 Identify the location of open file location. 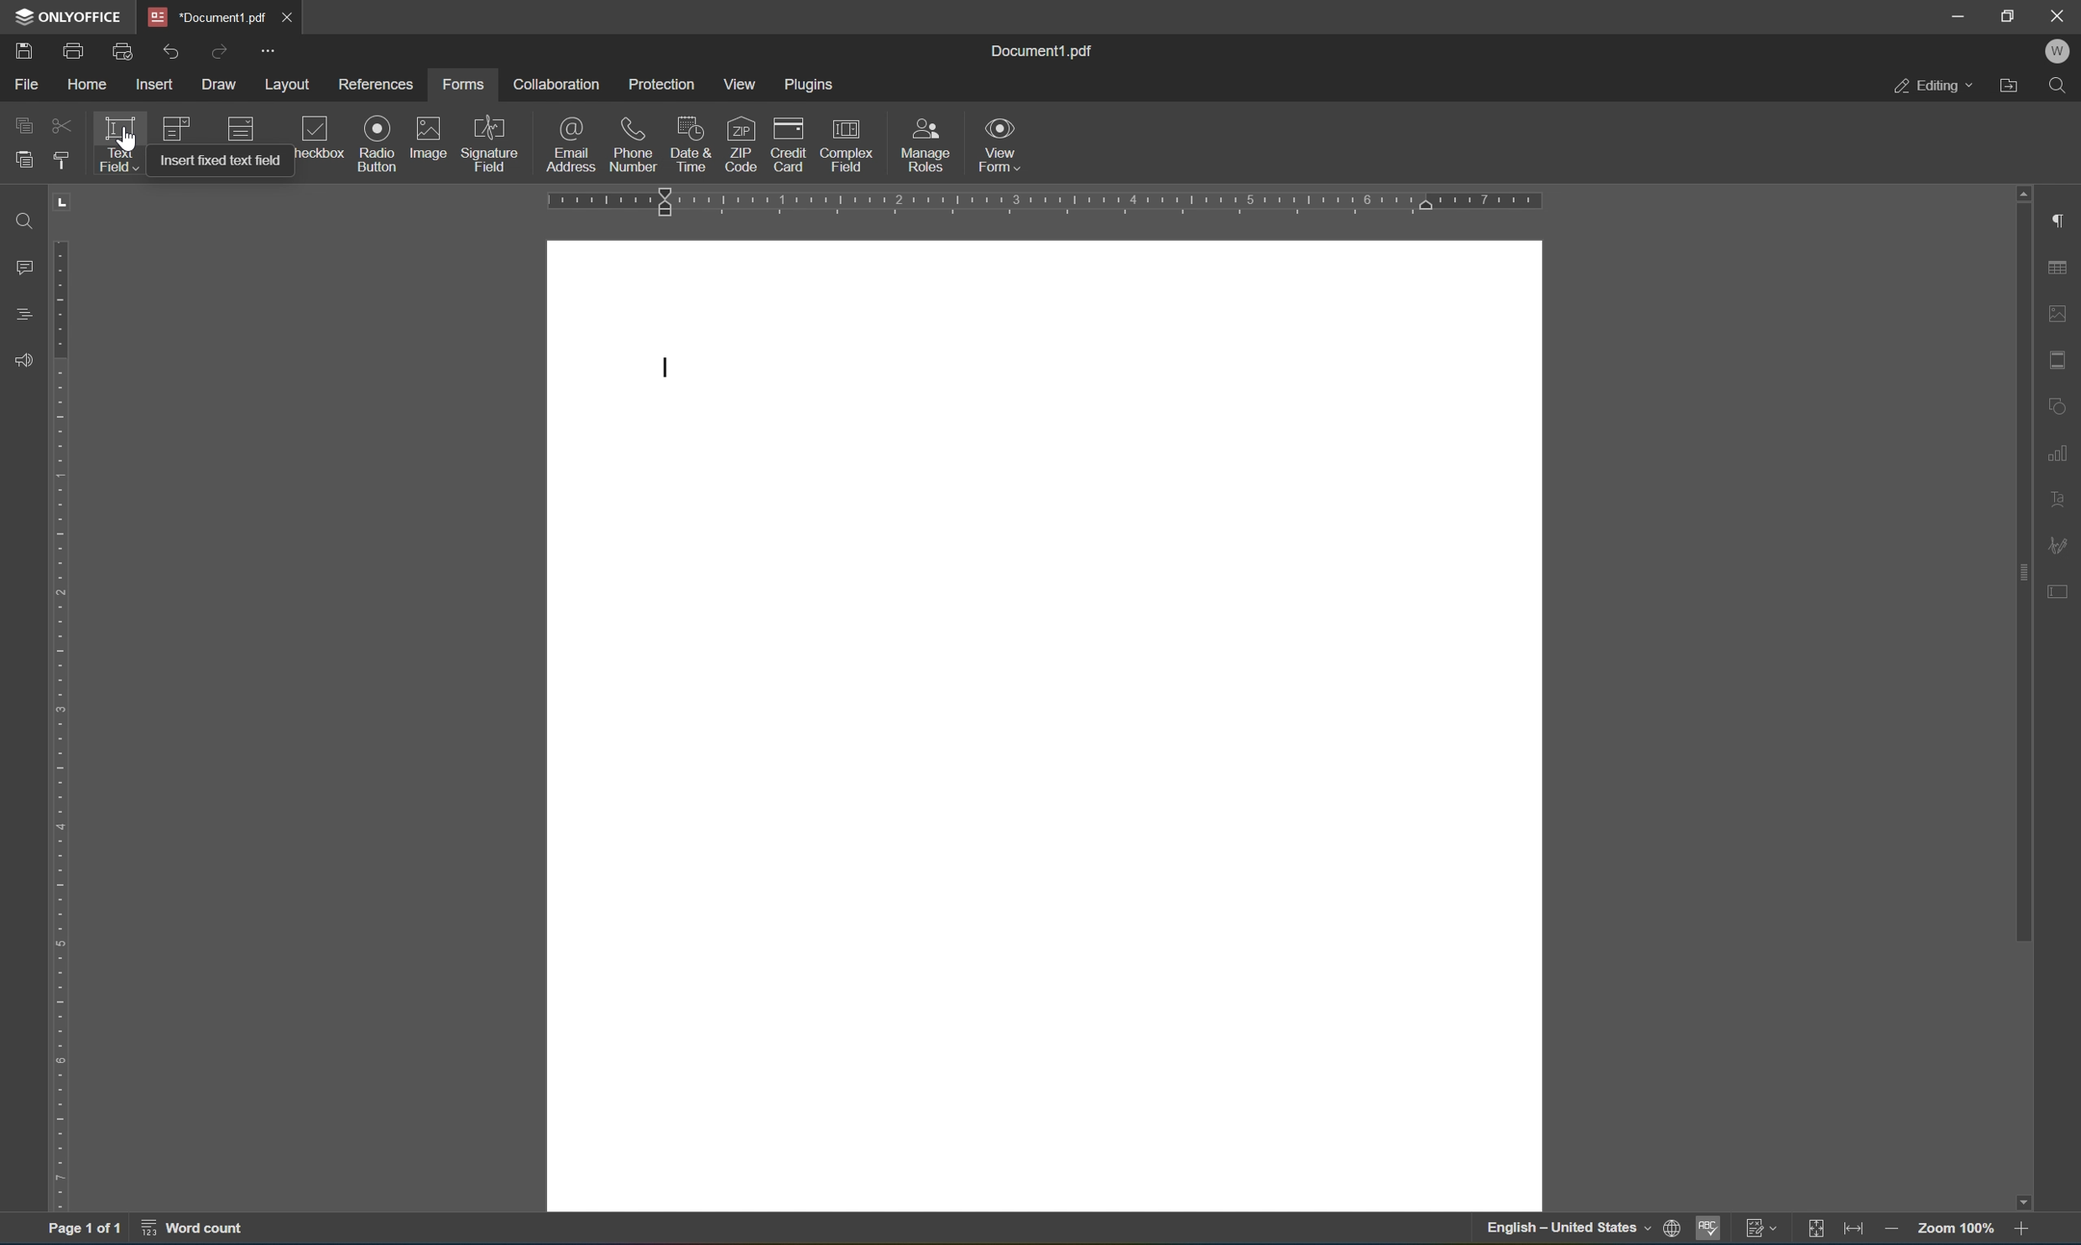
(2014, 84).